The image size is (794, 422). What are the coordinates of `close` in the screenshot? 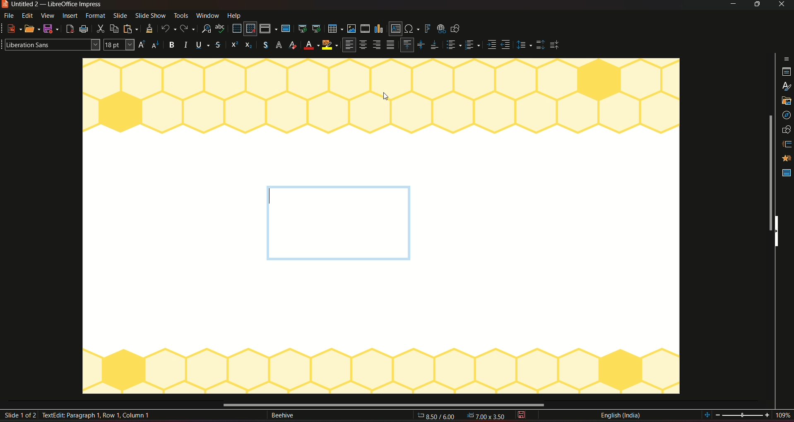 It's located at (781, 5).